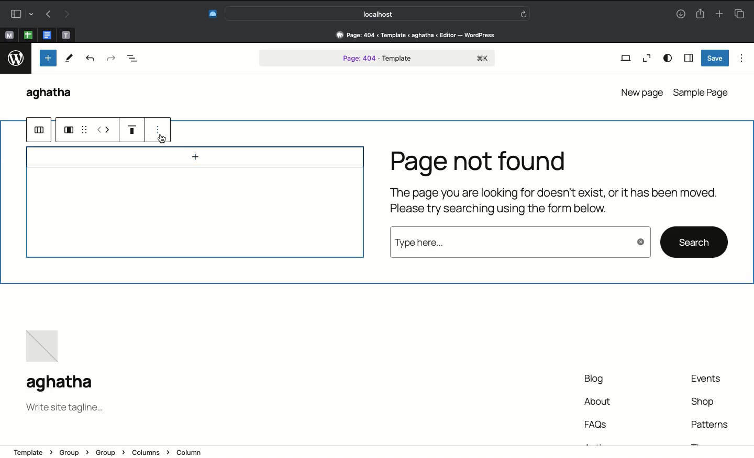 The height and width of the screenshot is (458, 754). Describe the element at coordinates (379, 13) in the screenshot. I see `Search bar` at that location.